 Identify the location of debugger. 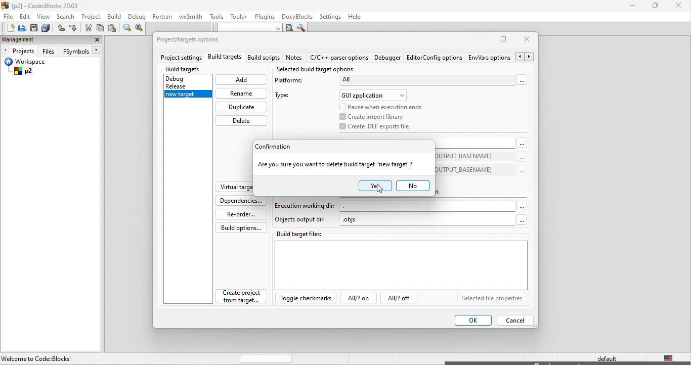
(388, 59).